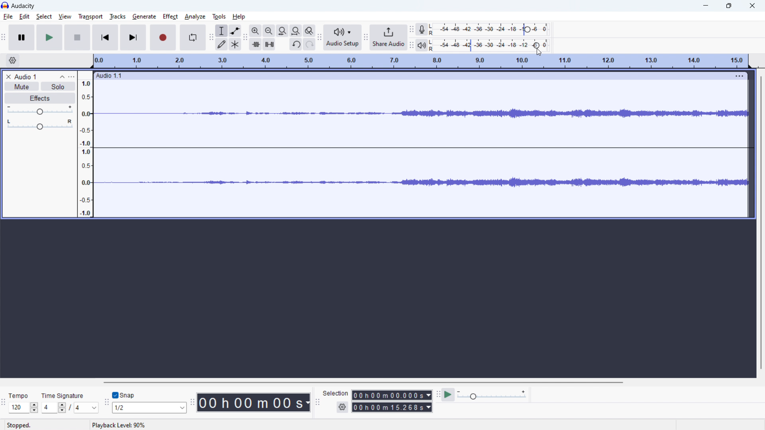 This screenshot has height=430, width=765. I want to click on audio setup, so click(343, 38).